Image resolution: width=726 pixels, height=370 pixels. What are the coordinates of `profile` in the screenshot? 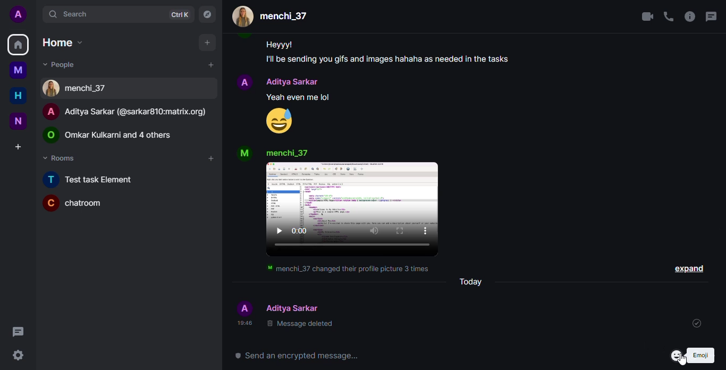 It's located at (244, 80).